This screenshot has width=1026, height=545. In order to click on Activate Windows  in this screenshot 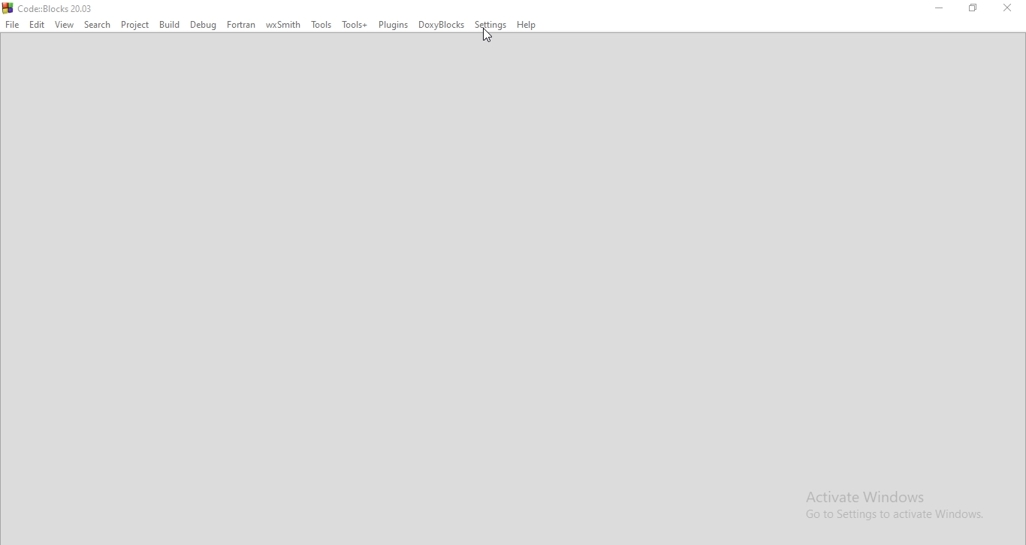, I will do `click(898, 507)`.